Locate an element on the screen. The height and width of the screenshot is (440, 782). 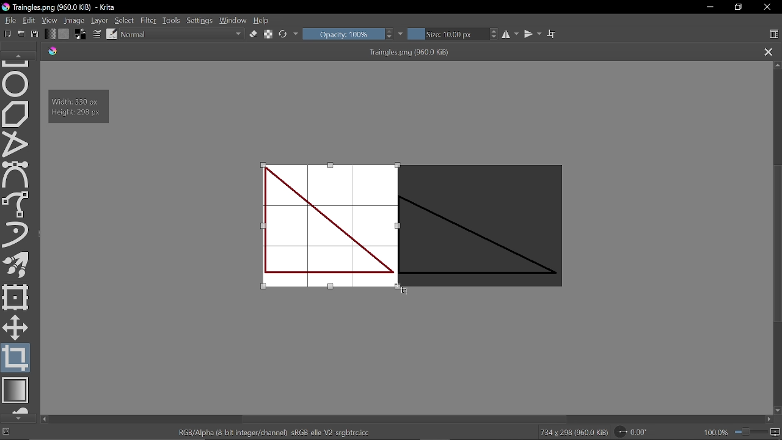
Save is located at coordinates (35, 34).